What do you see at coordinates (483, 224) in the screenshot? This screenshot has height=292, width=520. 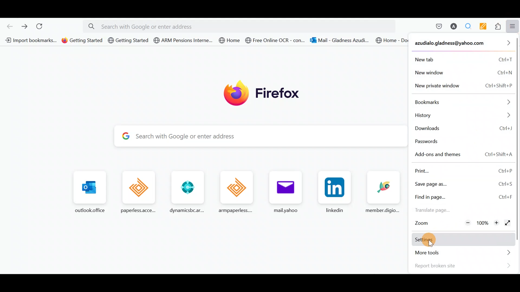 I see `100%` at bounding box center [483, 224].